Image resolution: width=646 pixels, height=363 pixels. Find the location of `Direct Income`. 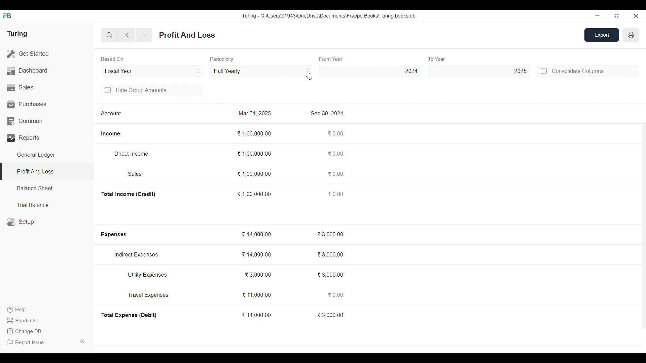

Direct Income is located at coordinates (131, 154).